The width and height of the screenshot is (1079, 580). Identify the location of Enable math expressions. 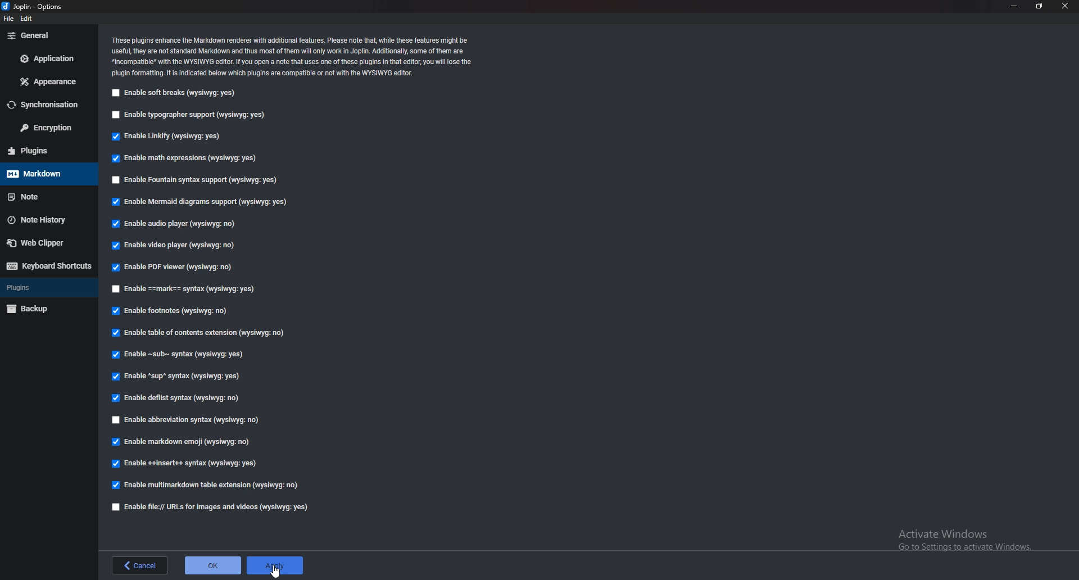
(190, 157).